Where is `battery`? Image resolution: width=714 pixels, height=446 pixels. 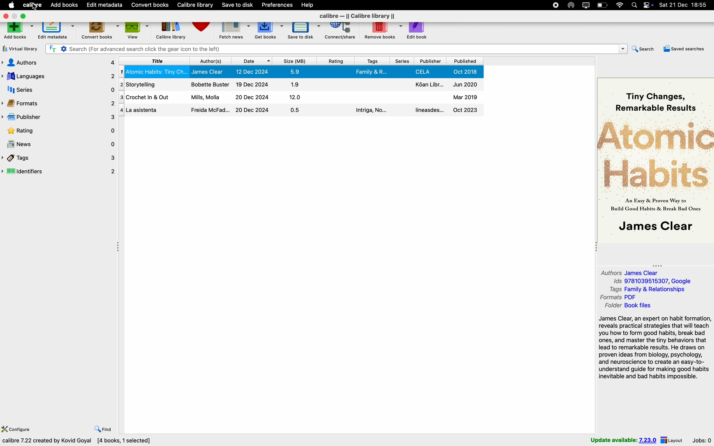
battery is located at coordinates (602, 5).